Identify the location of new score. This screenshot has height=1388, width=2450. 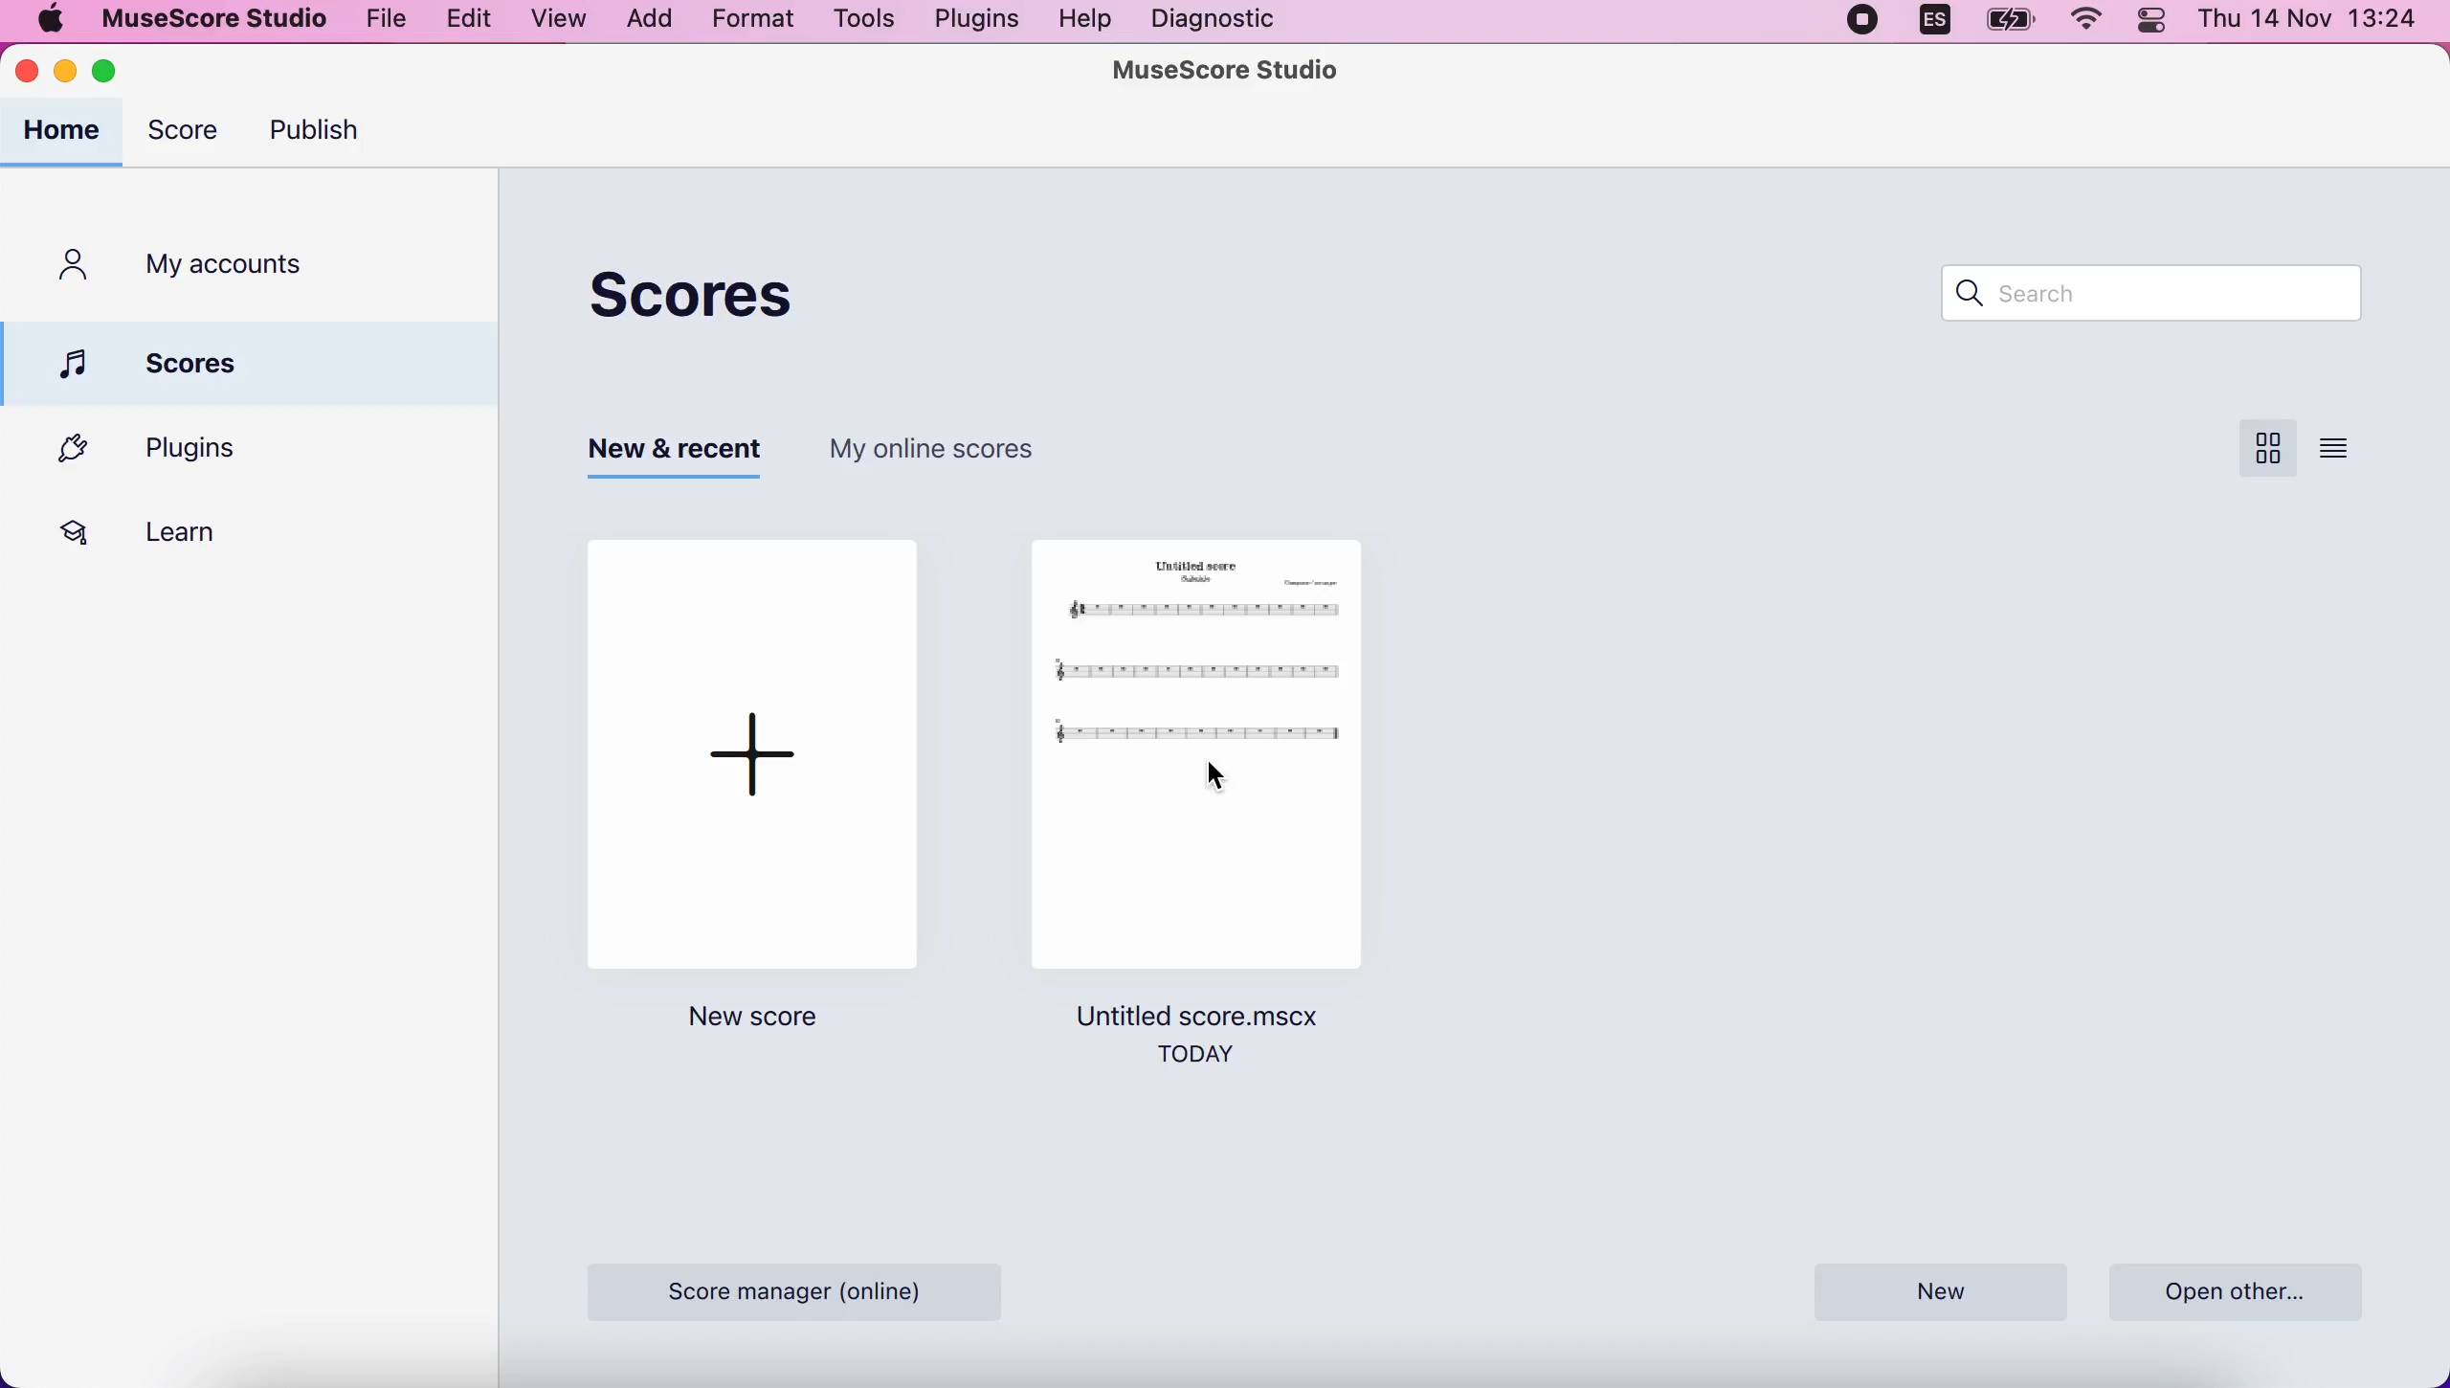
(761, 1020).